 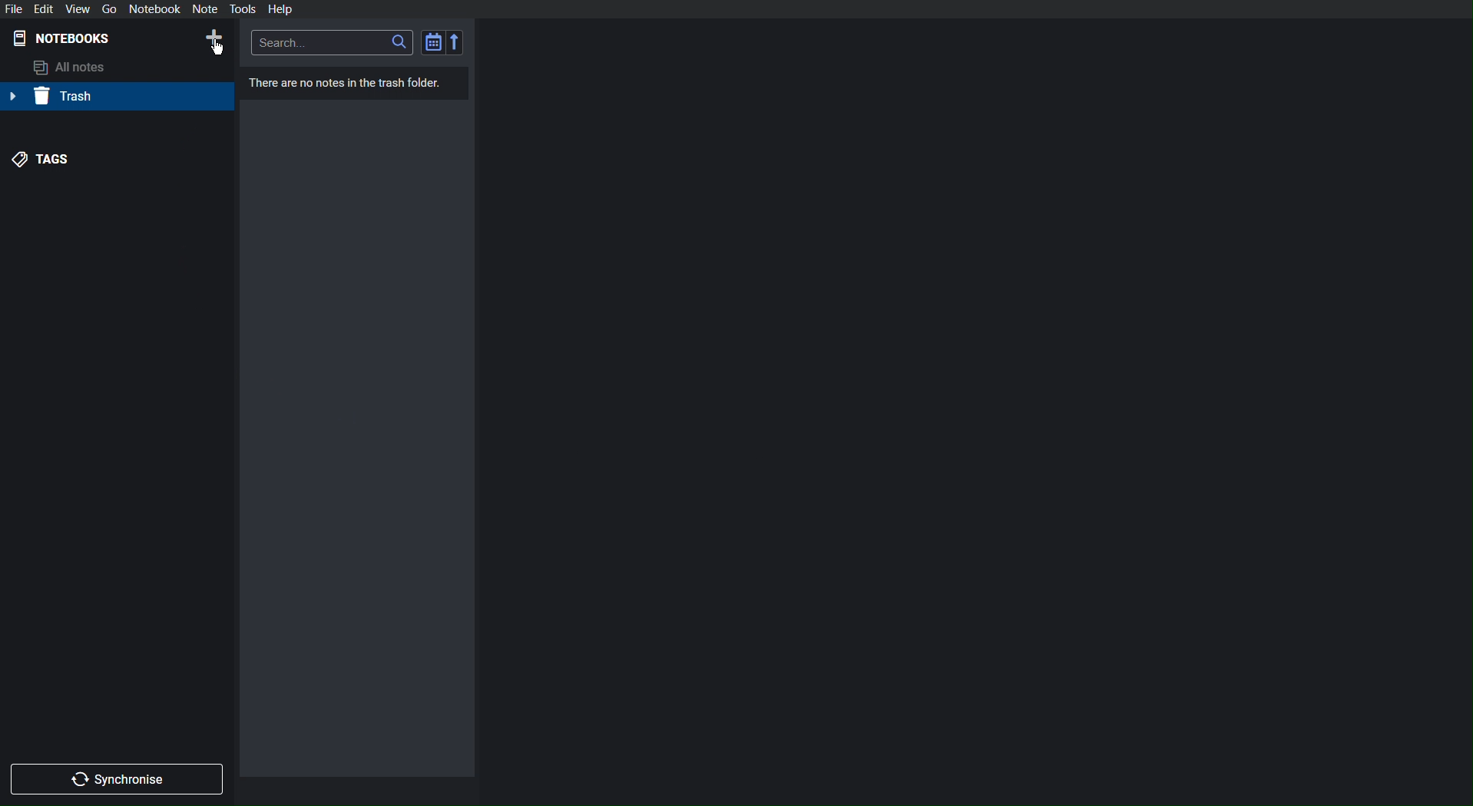 What do you see at coordinates (333, 42) in the screenshot?
I see `Search` at bounding box center [333, 42].